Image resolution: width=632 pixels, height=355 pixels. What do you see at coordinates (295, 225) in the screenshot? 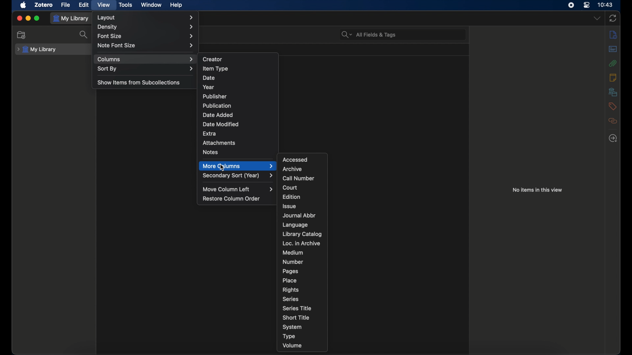
I see `language` at bounding box center [295, 225].